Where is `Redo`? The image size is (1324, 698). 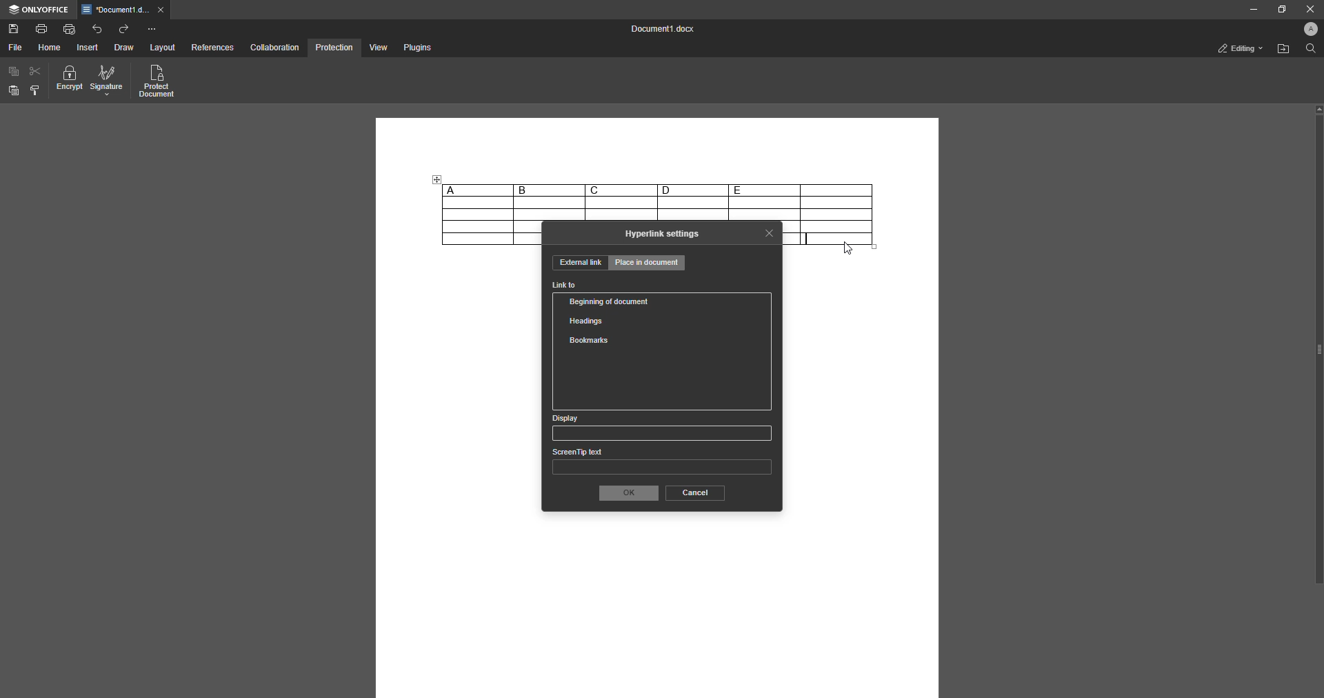 Redo is located at coordinates (125, 29).